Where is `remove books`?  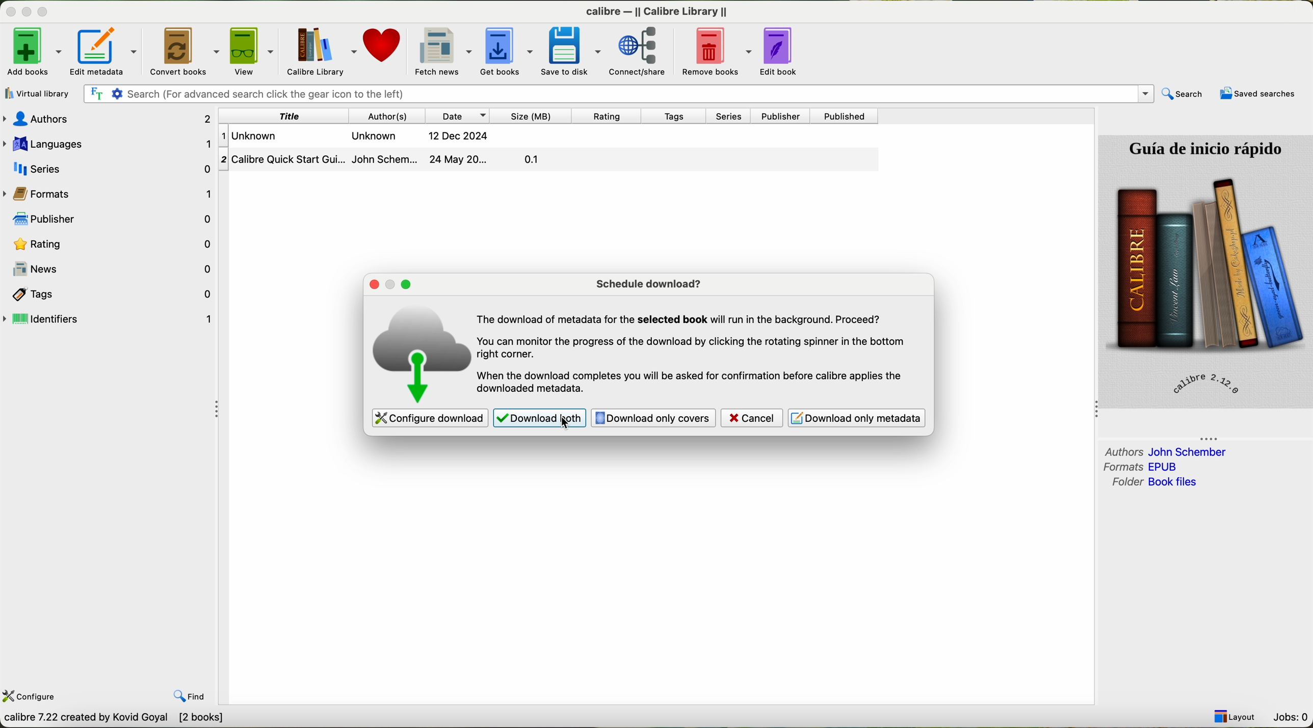 remove books is located at coordinates (713, 51).